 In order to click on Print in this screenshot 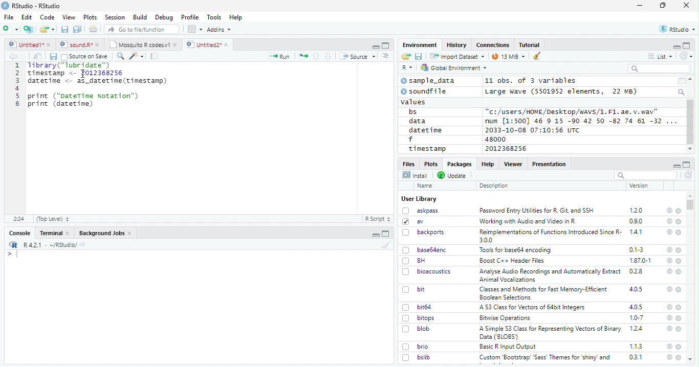, I will do `click(94, 29)`.